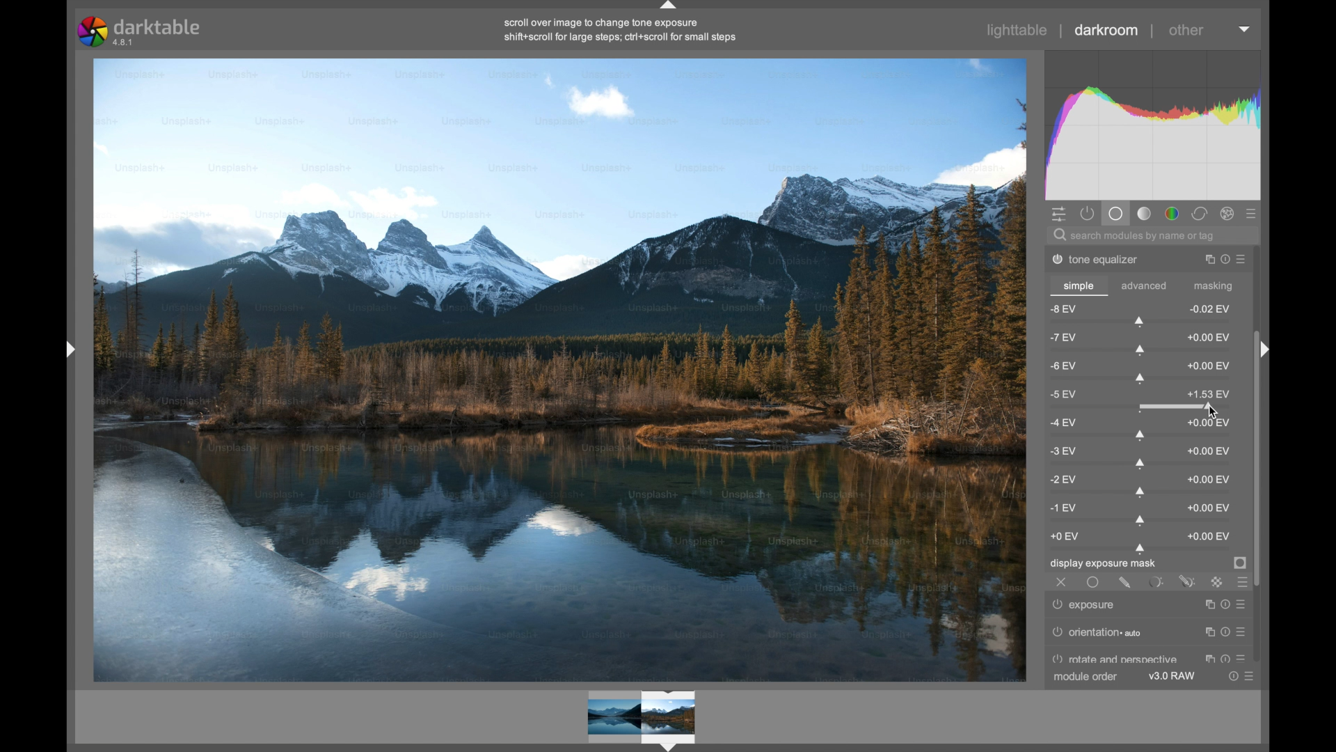 The image size is (1336, 752). What do you see at coordinates (1064, 394) in the screenshot?
I see `-5 ev` at bounding box center [1064, 394].